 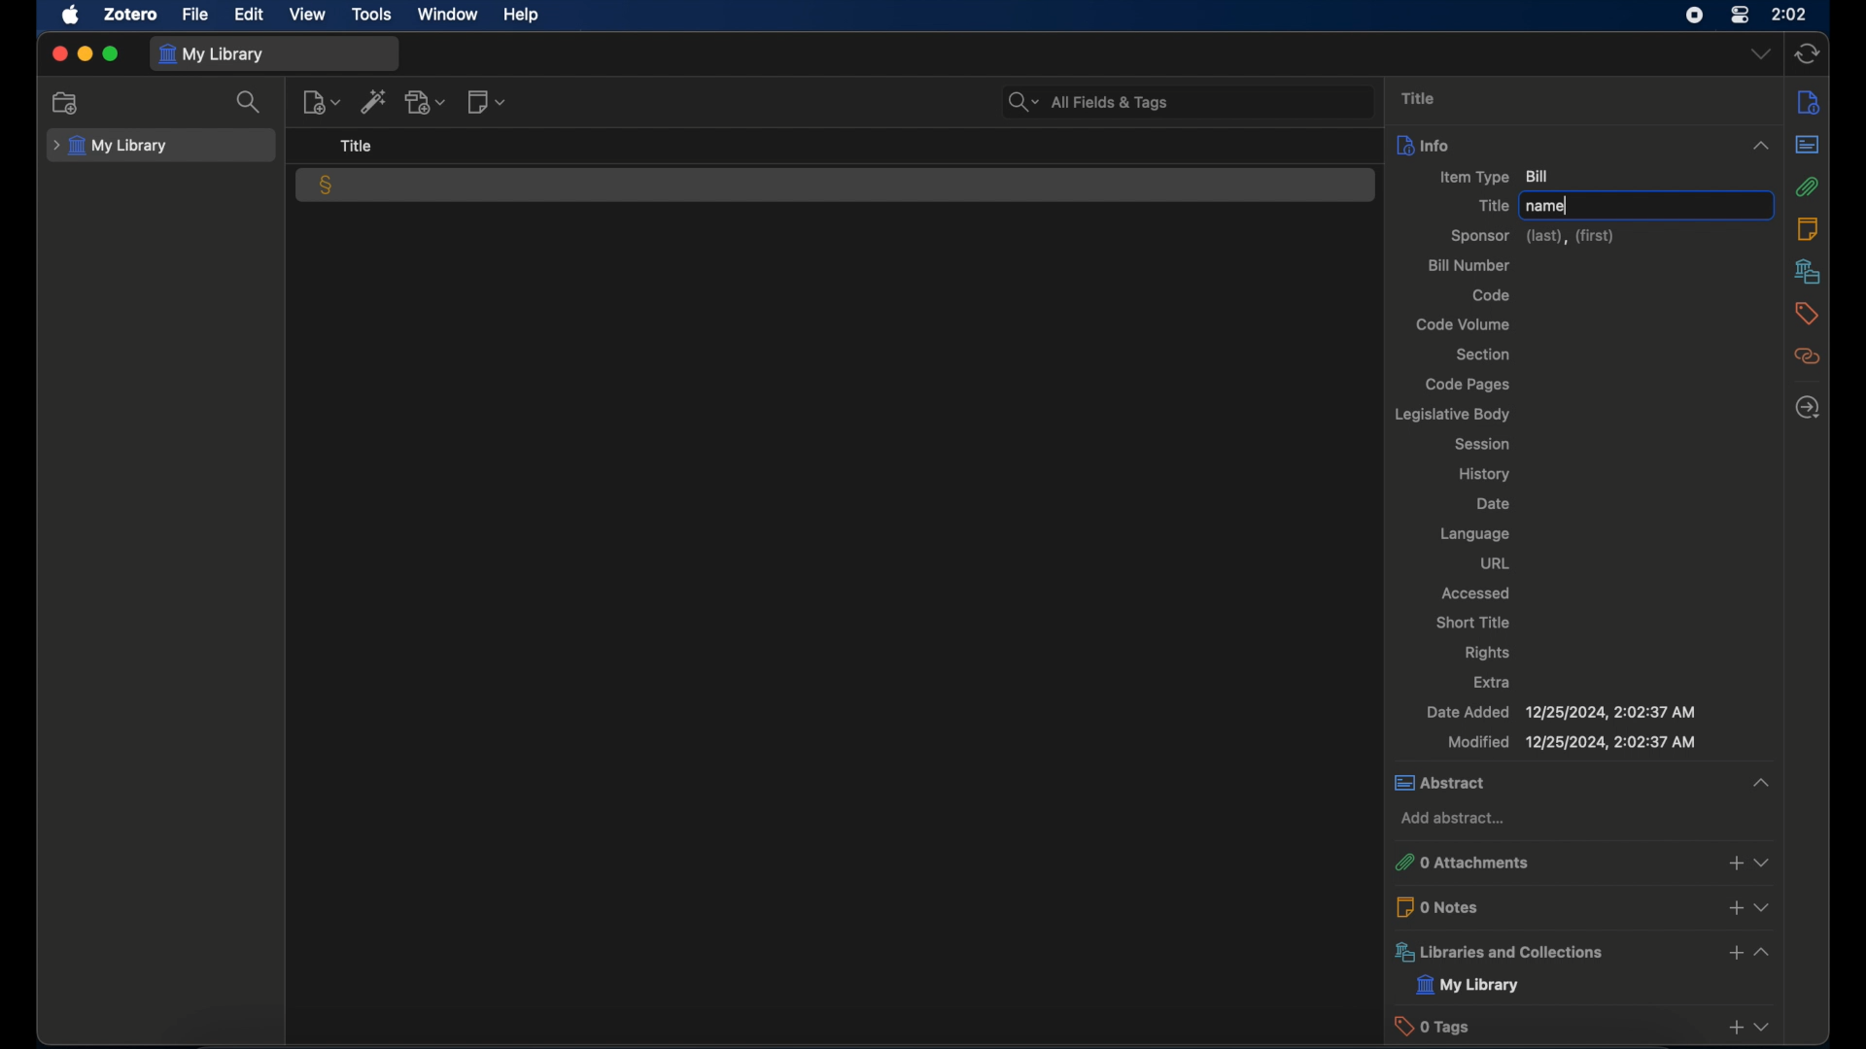 What do you see at coordinates (372, 102) in the screenshot?
I see `add item by identifier` at bounding box center [372, 102].